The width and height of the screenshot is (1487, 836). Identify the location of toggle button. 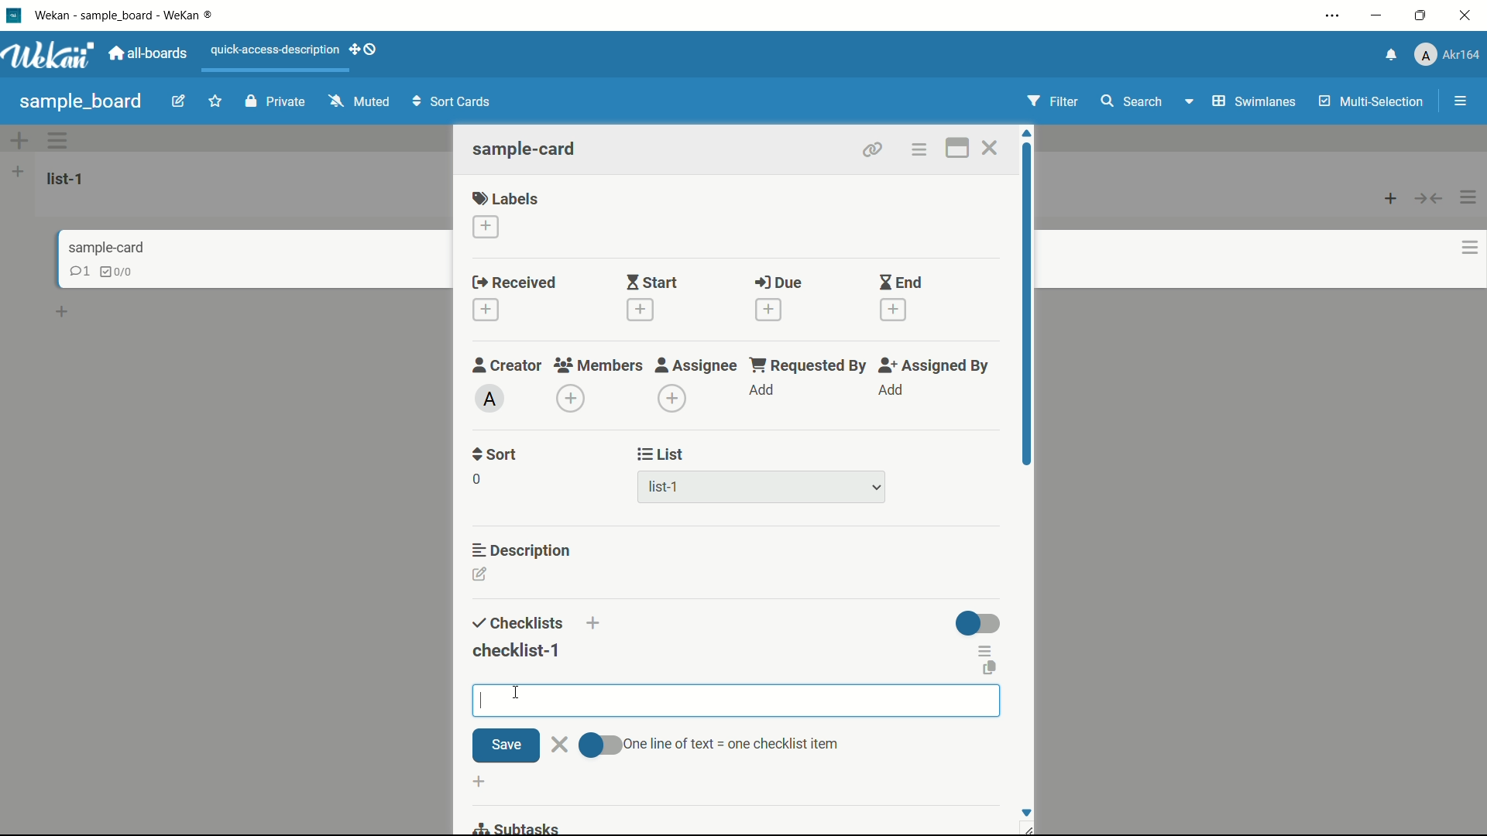
(977, 625).